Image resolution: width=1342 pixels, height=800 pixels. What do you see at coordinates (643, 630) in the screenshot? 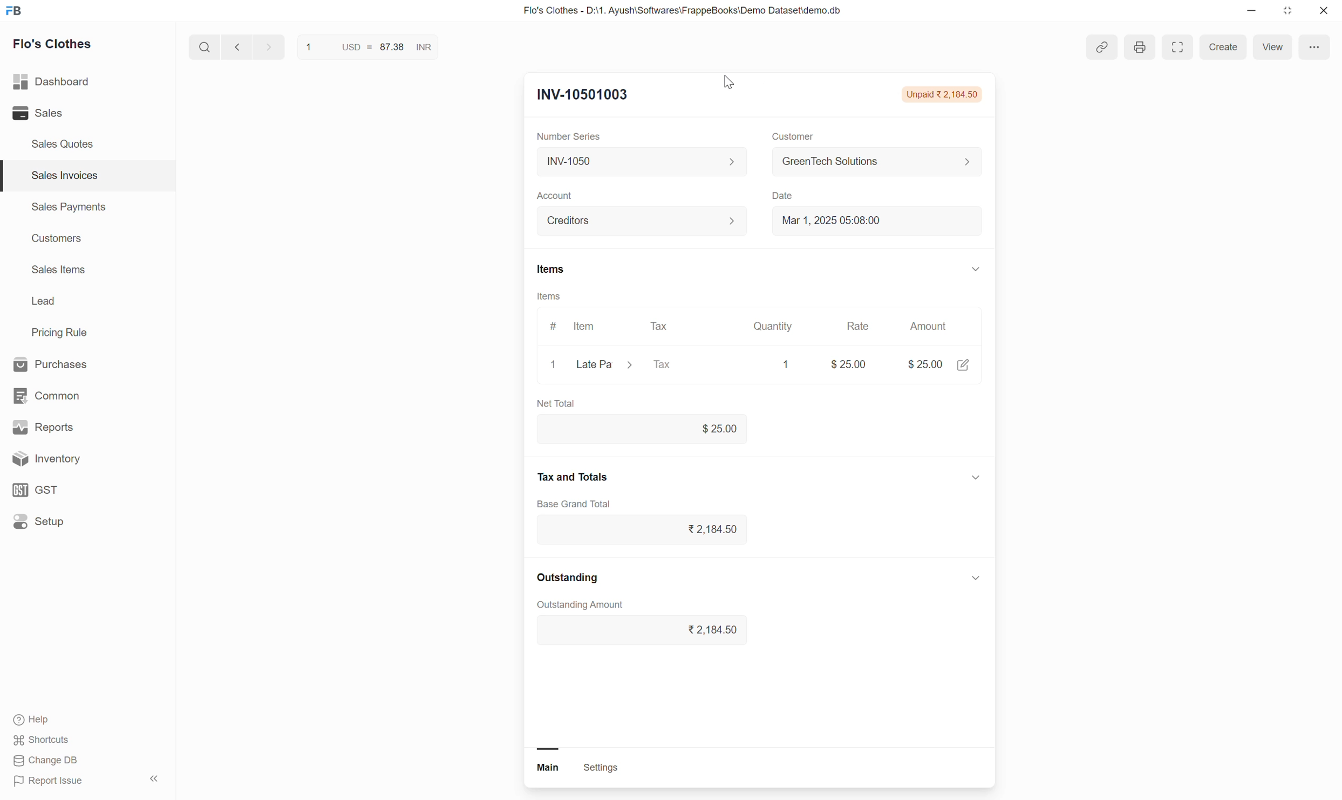
I see `2184.50` at bounding box center [643, 630].